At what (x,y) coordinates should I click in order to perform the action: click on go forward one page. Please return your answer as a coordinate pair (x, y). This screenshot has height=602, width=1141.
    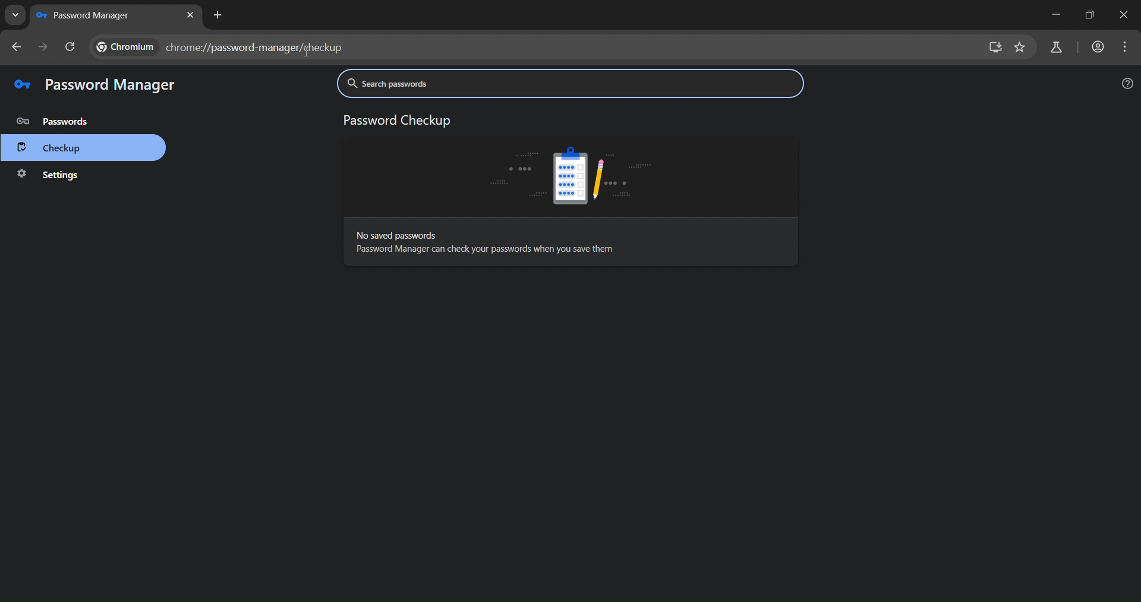
    Looking at the image, I should click on (42, 47).